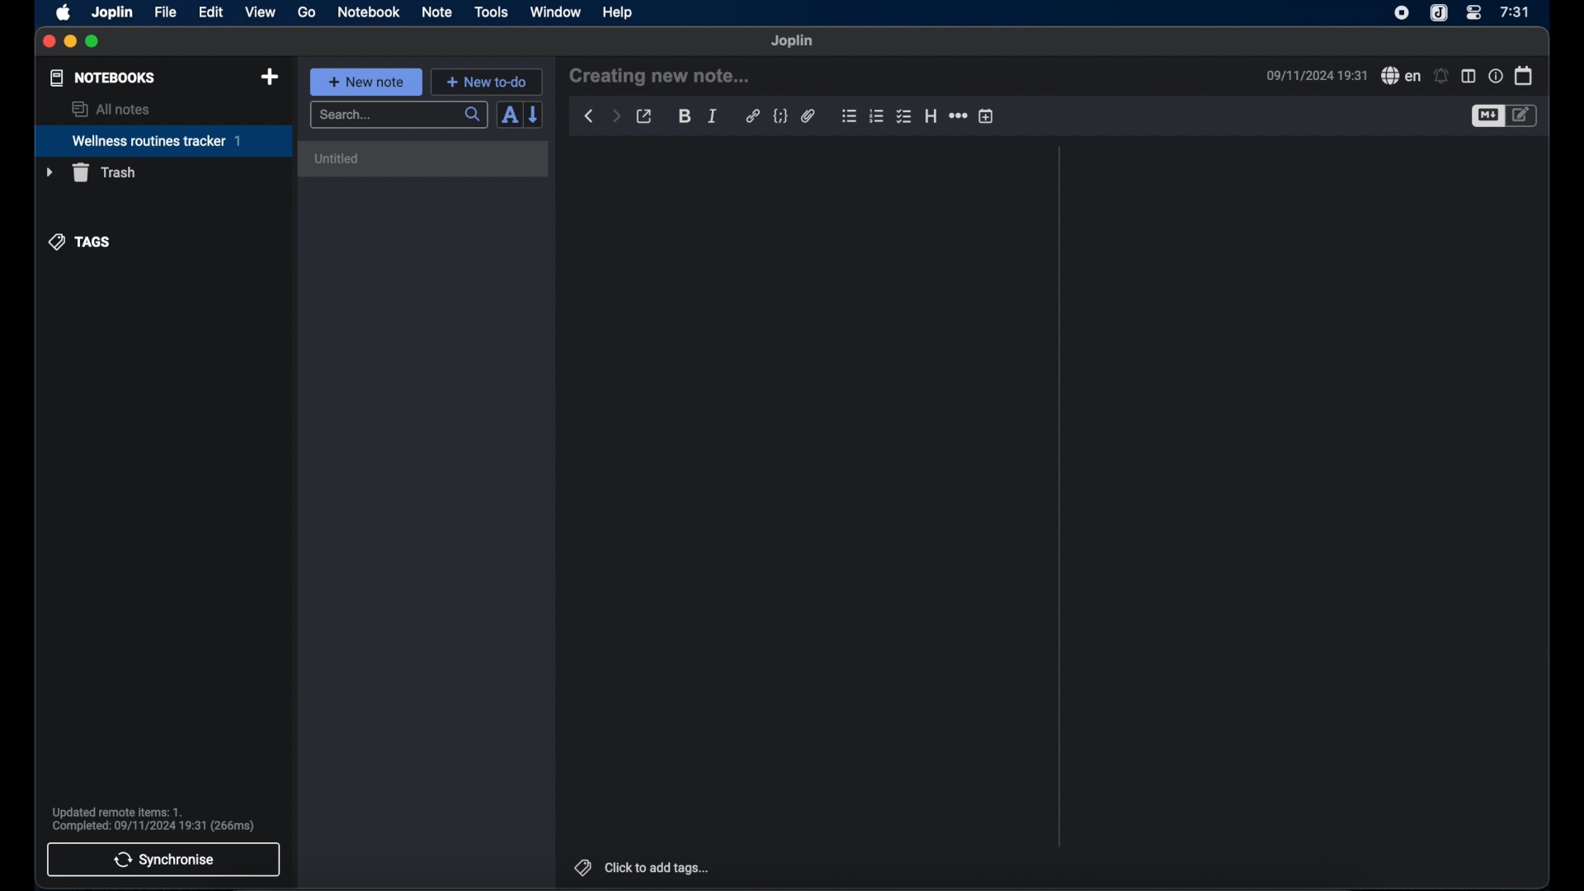 The image size is (1584, 891). What do you see at coordinates (1487, 115) in the screenshot?
I see `toggle editor` at bounding box center [1487, 115].